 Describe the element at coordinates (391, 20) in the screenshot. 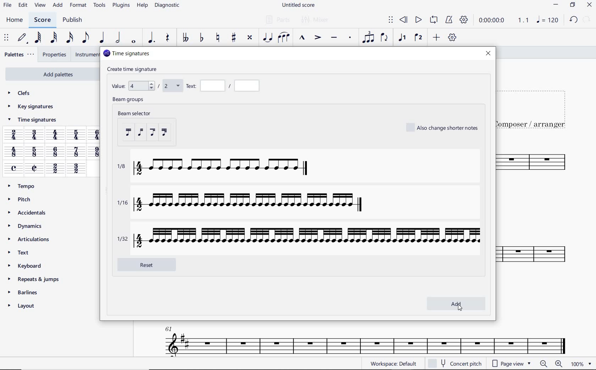

I see `SELECT TO MOVE` at that location.